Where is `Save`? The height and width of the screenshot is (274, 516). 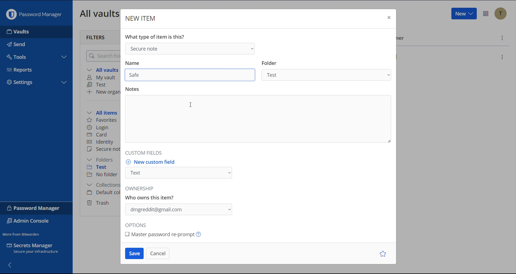
Save is located at coordinates (135, 254).